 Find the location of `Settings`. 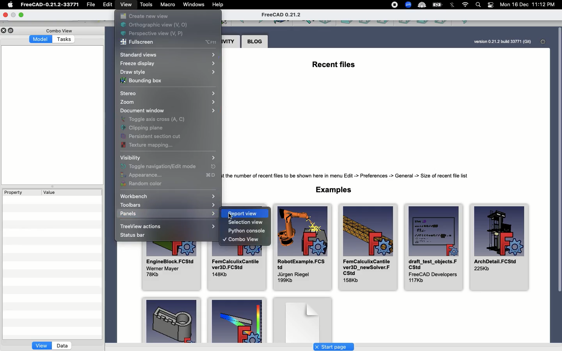

Settings is located at coordinates (544, 43).